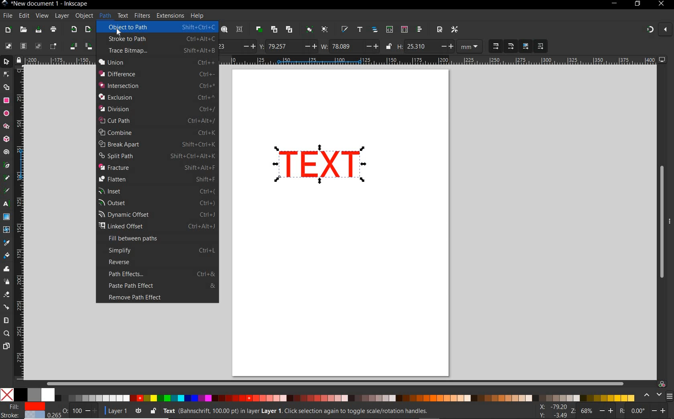  Describe the element at coordinates (7, 282) in the screenshot. I see `SPRAY TOOL` at that location.